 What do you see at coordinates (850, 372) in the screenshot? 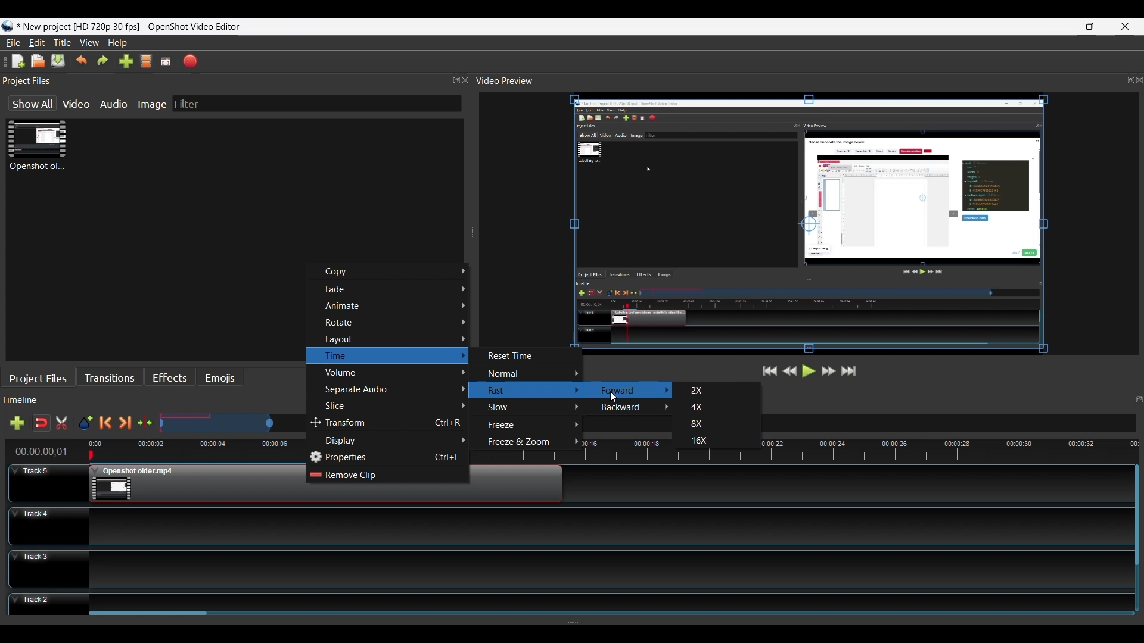
I see `Jump to the End` at bounding box center [850, 372].